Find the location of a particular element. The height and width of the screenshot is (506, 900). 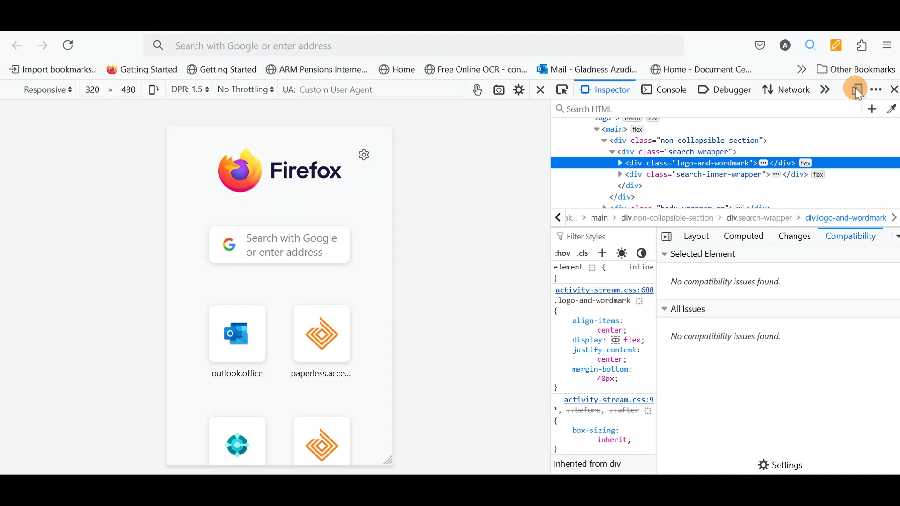

Toggle dark colour scheme simulation for the page is located at coordinates (645, 253).